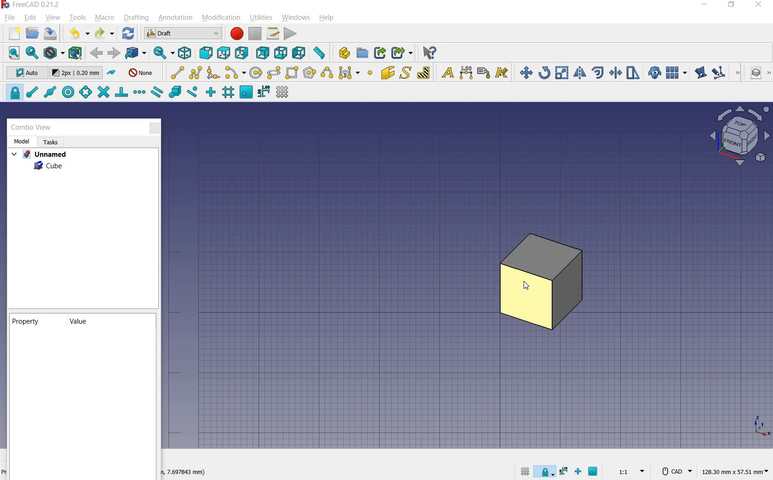 Image resolution: width=773 pixels, height=480 pixels. I want to click on new, so click(12, 34).